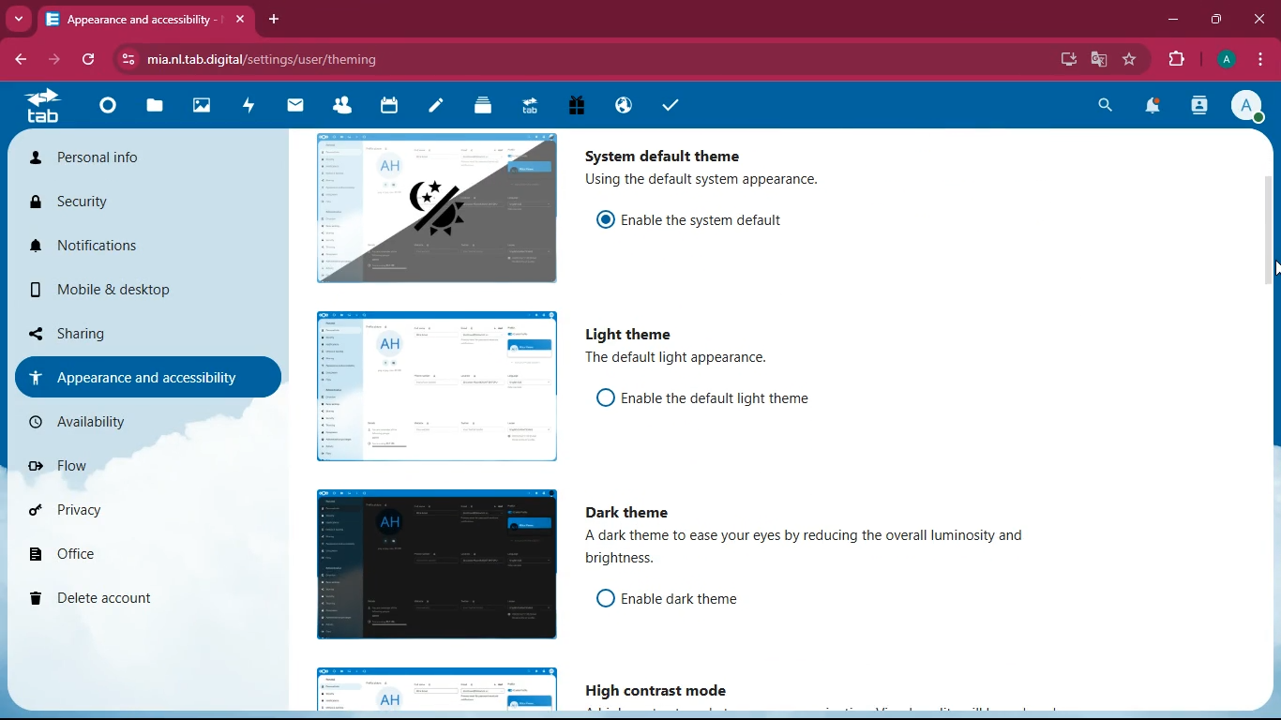  Describe the element at coordinates (89, 60) in the screenshot. I see `refresh` at that location.